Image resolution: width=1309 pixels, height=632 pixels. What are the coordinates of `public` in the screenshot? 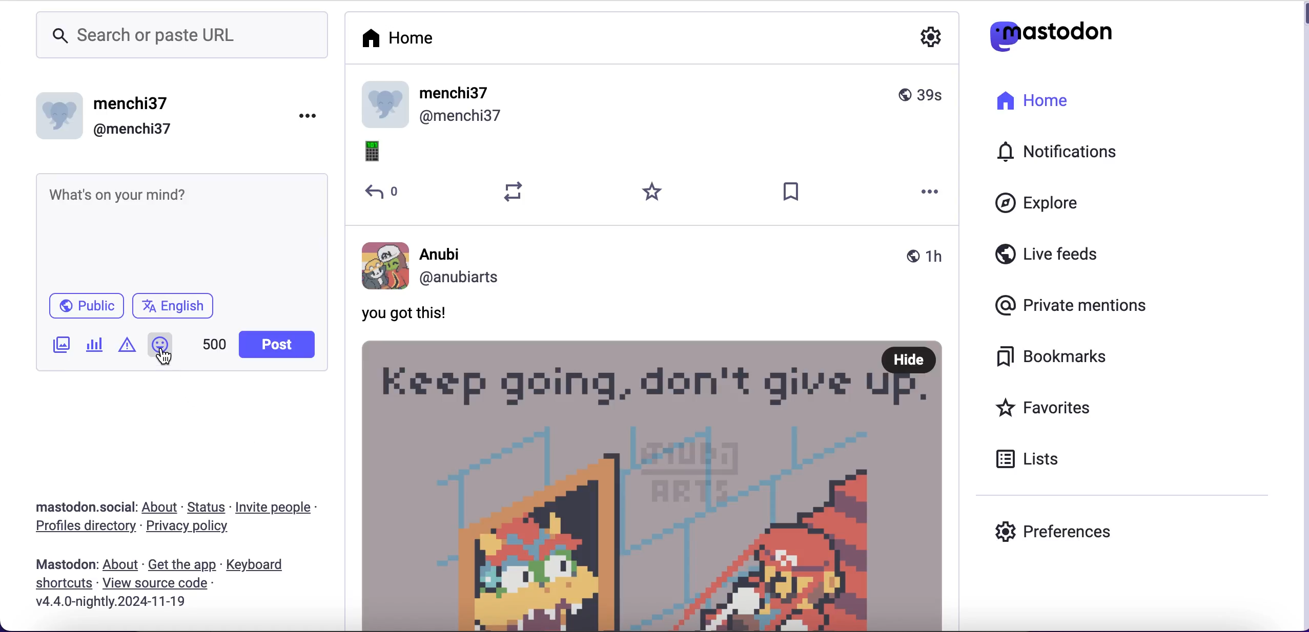 It's located at (78, 310).